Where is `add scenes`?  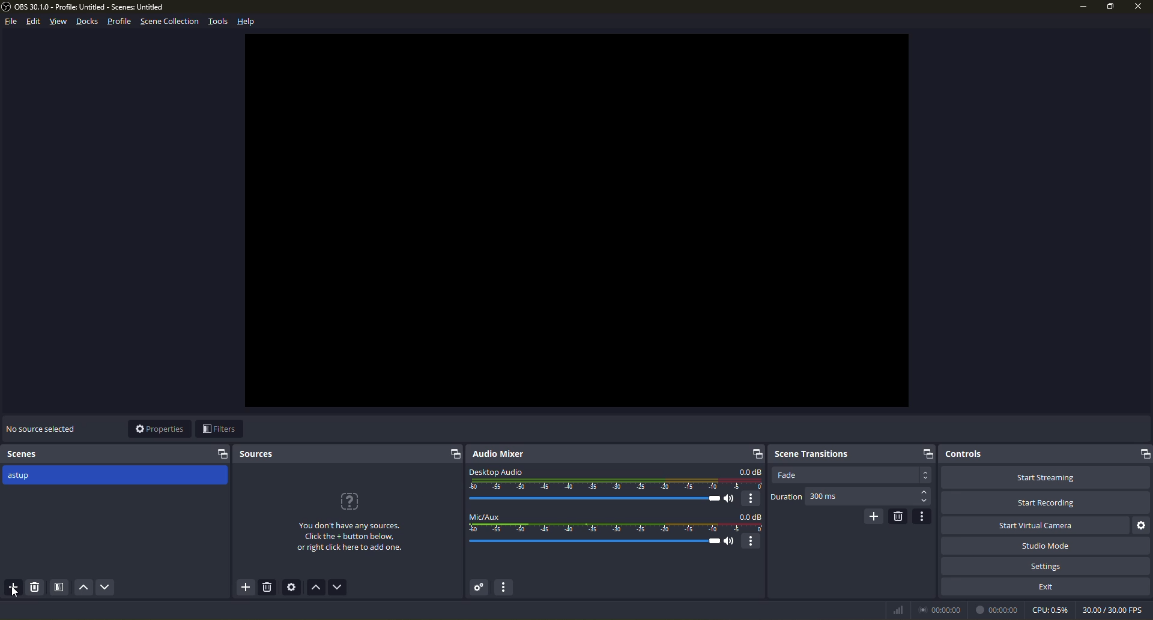 add scenes is located at coordinates (13, 587).